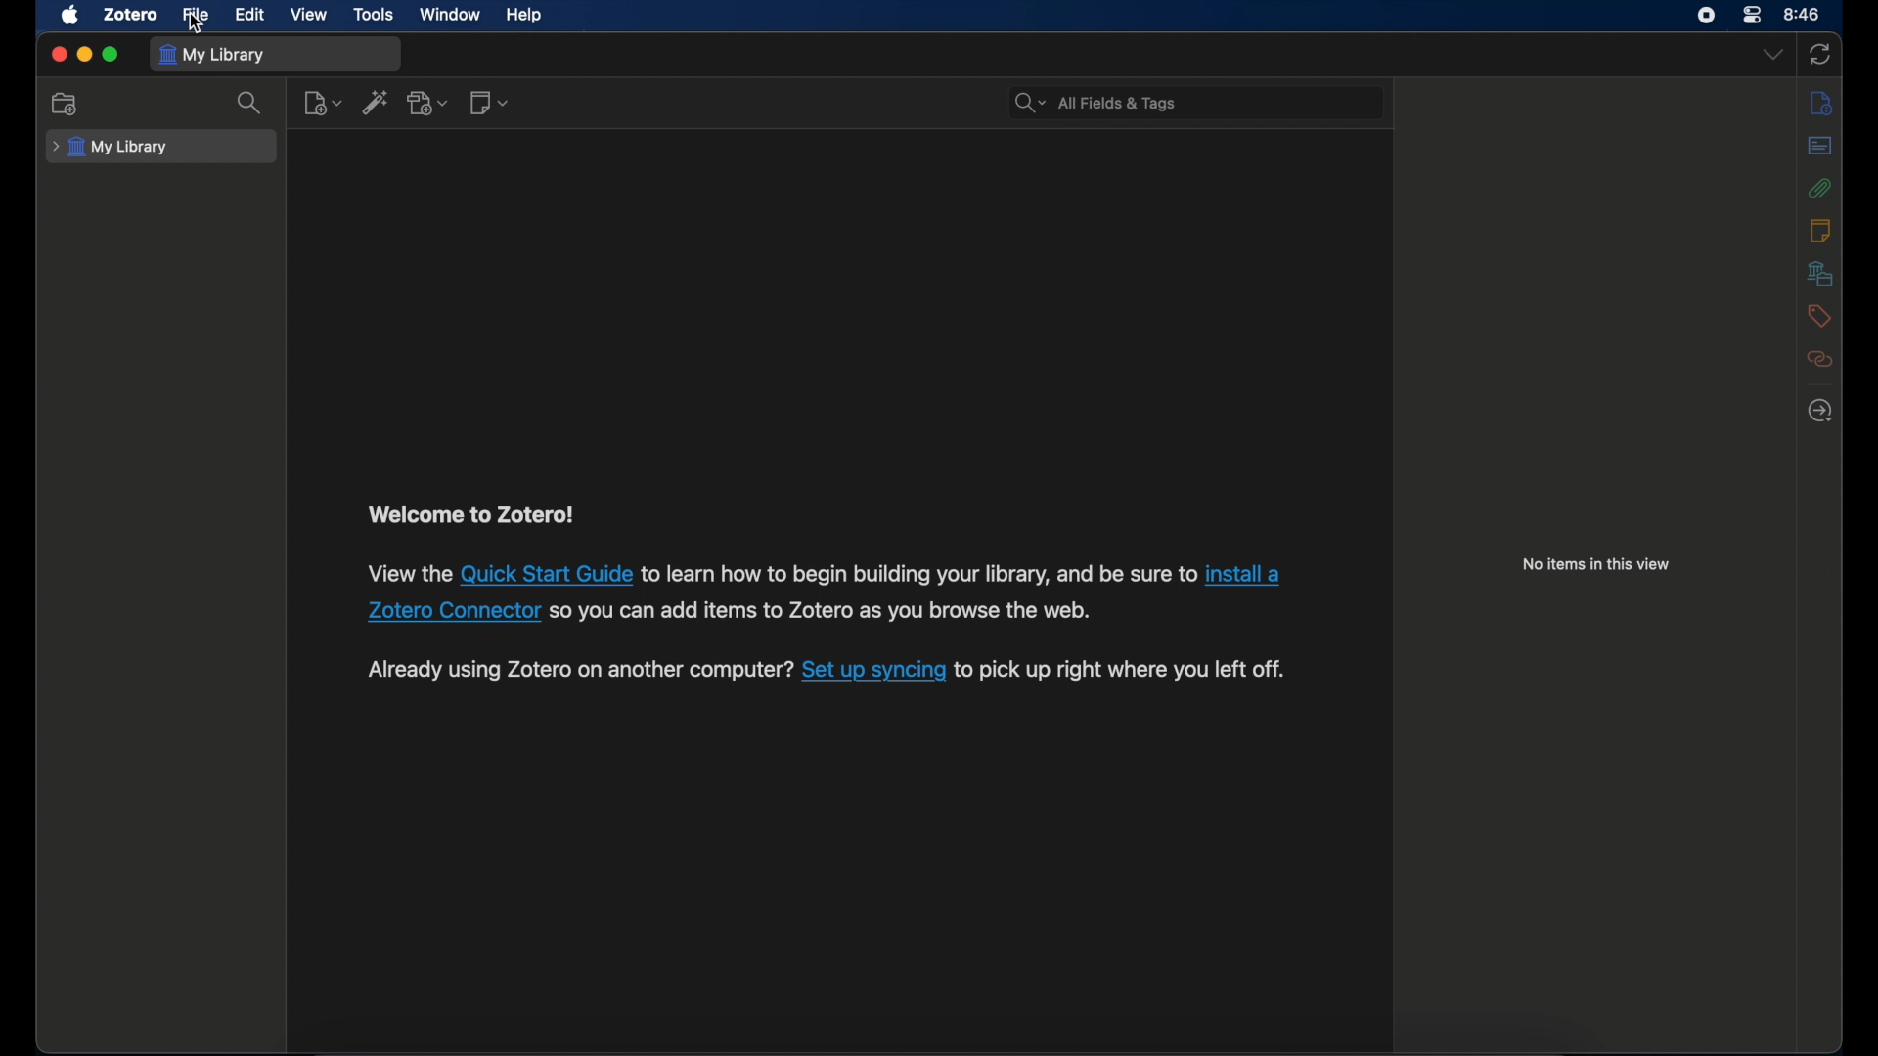 The image size is (1878, 1056). Describe the element at coordinates (488, 104) in the screenshot. I see `new note` at that location.